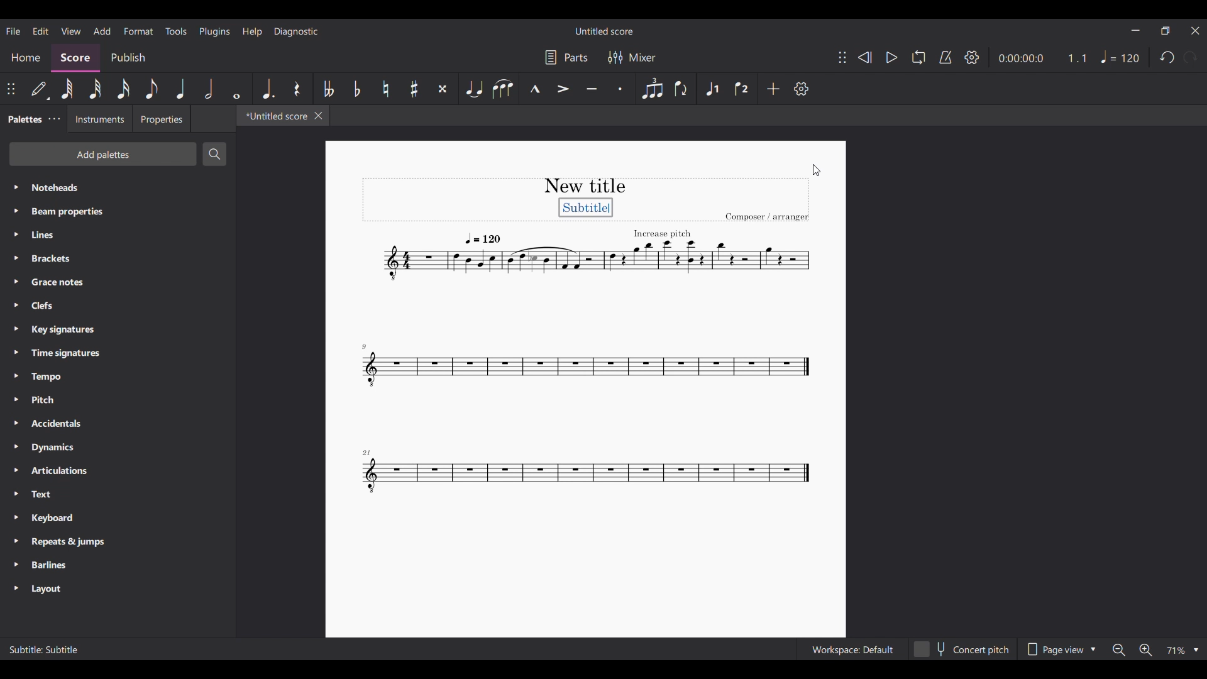  Describe the element at coordinates (1145, 649) in the screenshot. I see `Zoom in` at that location.